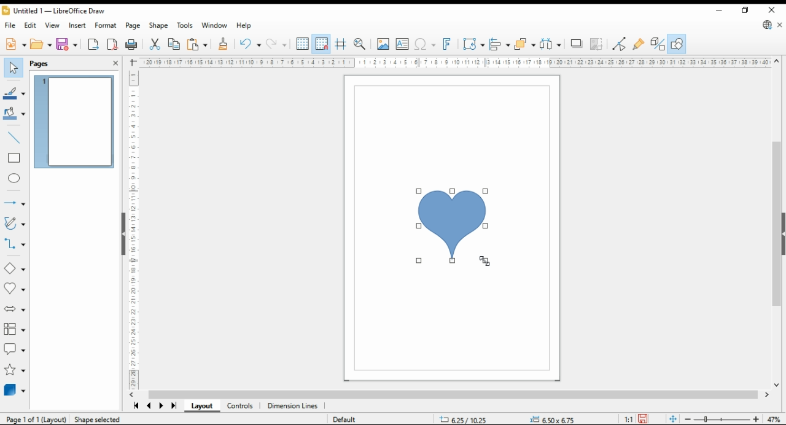  I want to click on connectors and , so click(14, 245).